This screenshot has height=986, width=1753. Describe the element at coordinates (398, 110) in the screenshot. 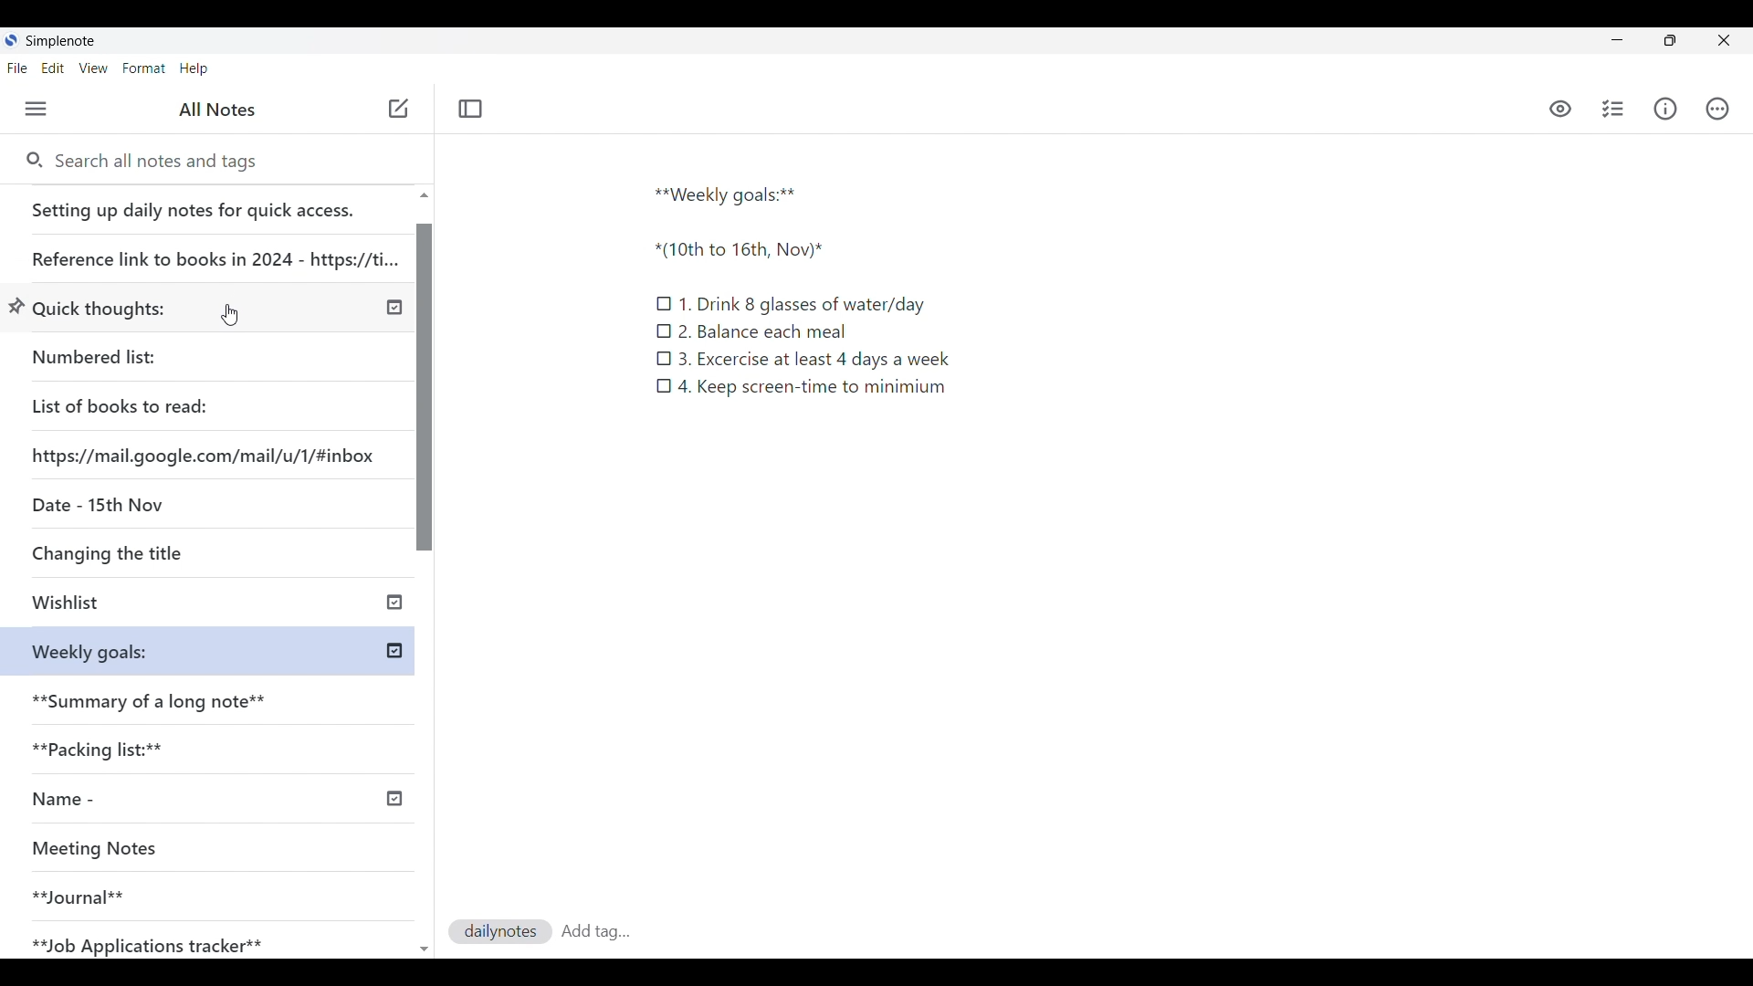

I see `Cursor position unchanged` at that location.